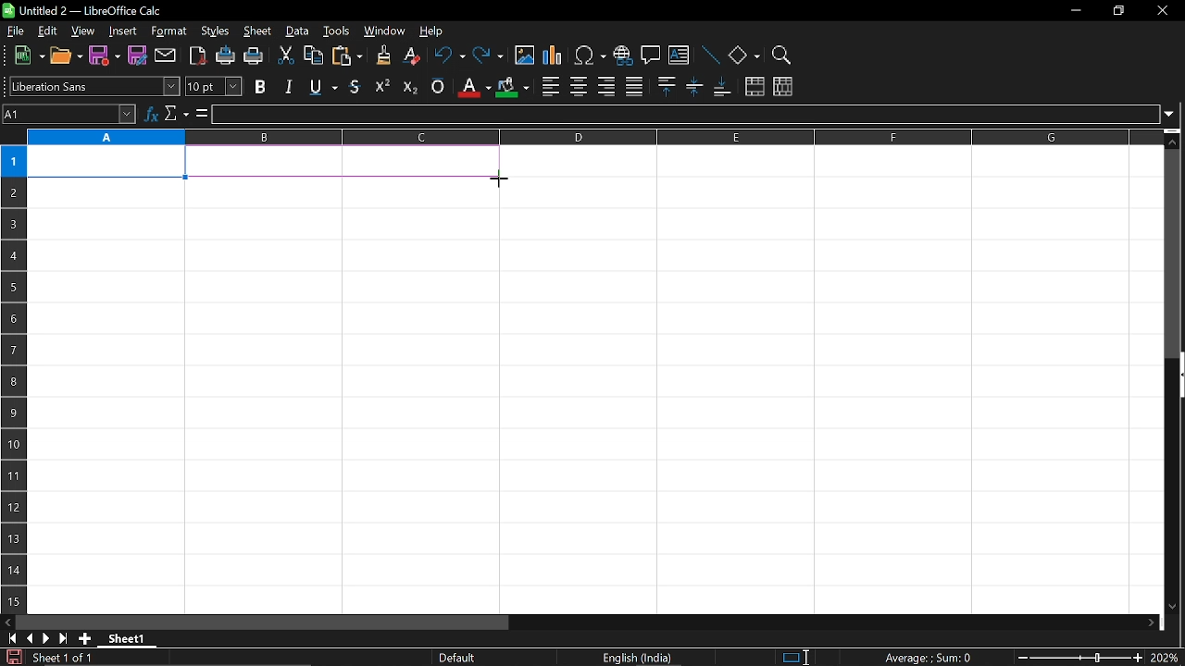 This screenshot has width=1185, height=666. Describe the element at coordinates (151, 115) in the screenshot. I see `function wizard` at that location.